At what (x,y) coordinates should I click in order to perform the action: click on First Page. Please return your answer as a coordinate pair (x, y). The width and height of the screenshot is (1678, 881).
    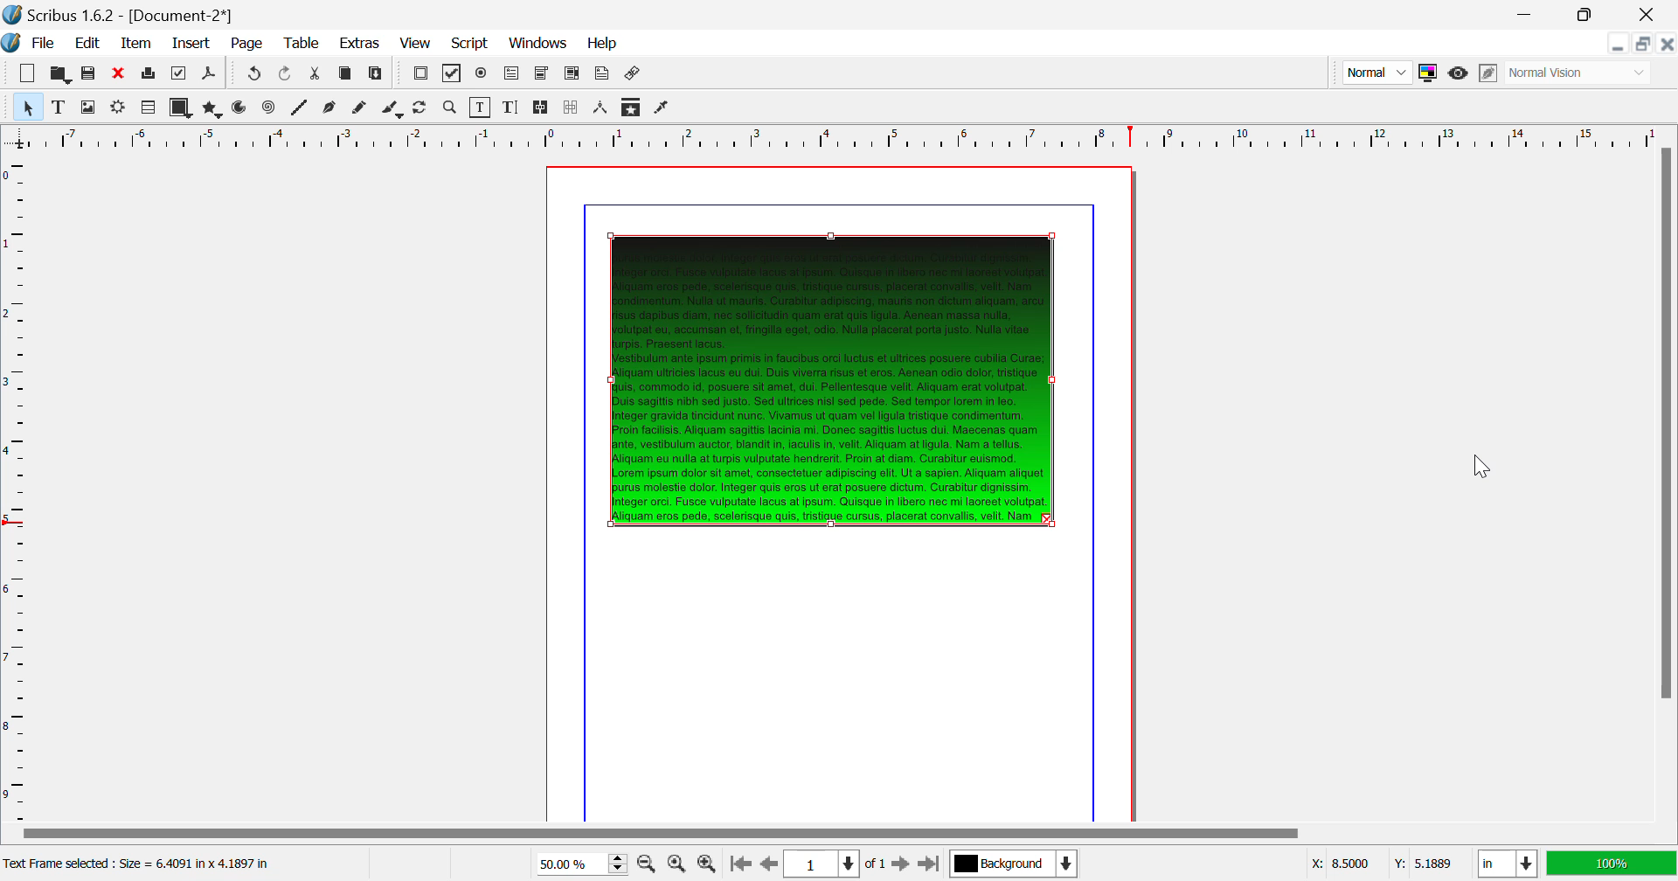
    Looking at the image, I should click on (738, 865).